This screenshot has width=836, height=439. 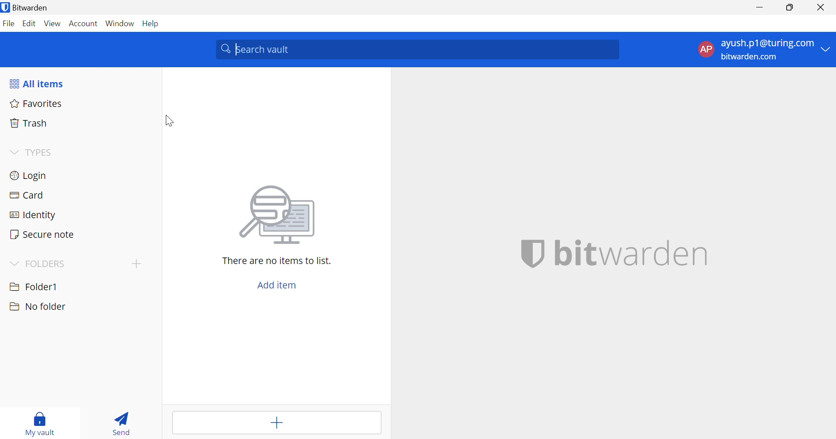 What do you see at coordinates (533, 254) in the screenshot?
I see `bitwarden logo` at bounding box center [533, 254].